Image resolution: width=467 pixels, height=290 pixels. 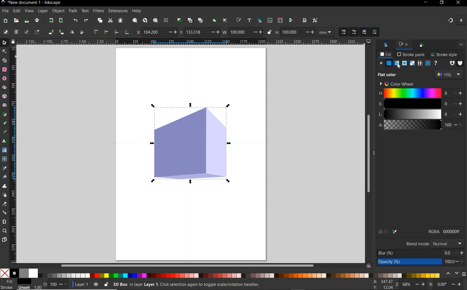 What do you see at coordinates (16, 284) in the screenshot?
I see `FILL AND STROKE` at bounding box center [16, 284].